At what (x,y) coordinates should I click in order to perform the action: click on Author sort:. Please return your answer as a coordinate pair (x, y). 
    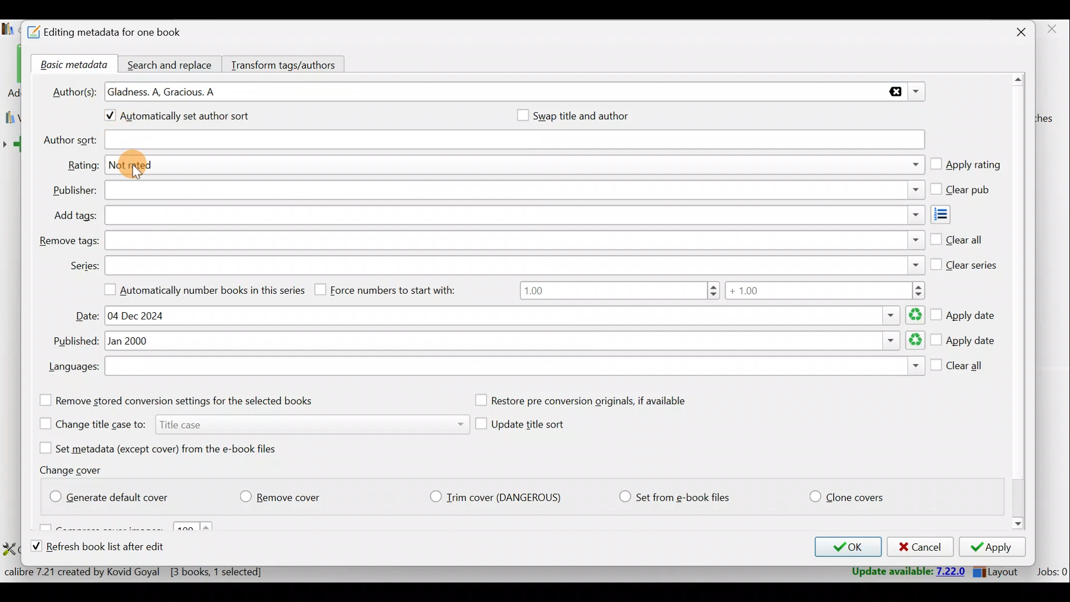
    Looking at the image, I should click on (69, 140).